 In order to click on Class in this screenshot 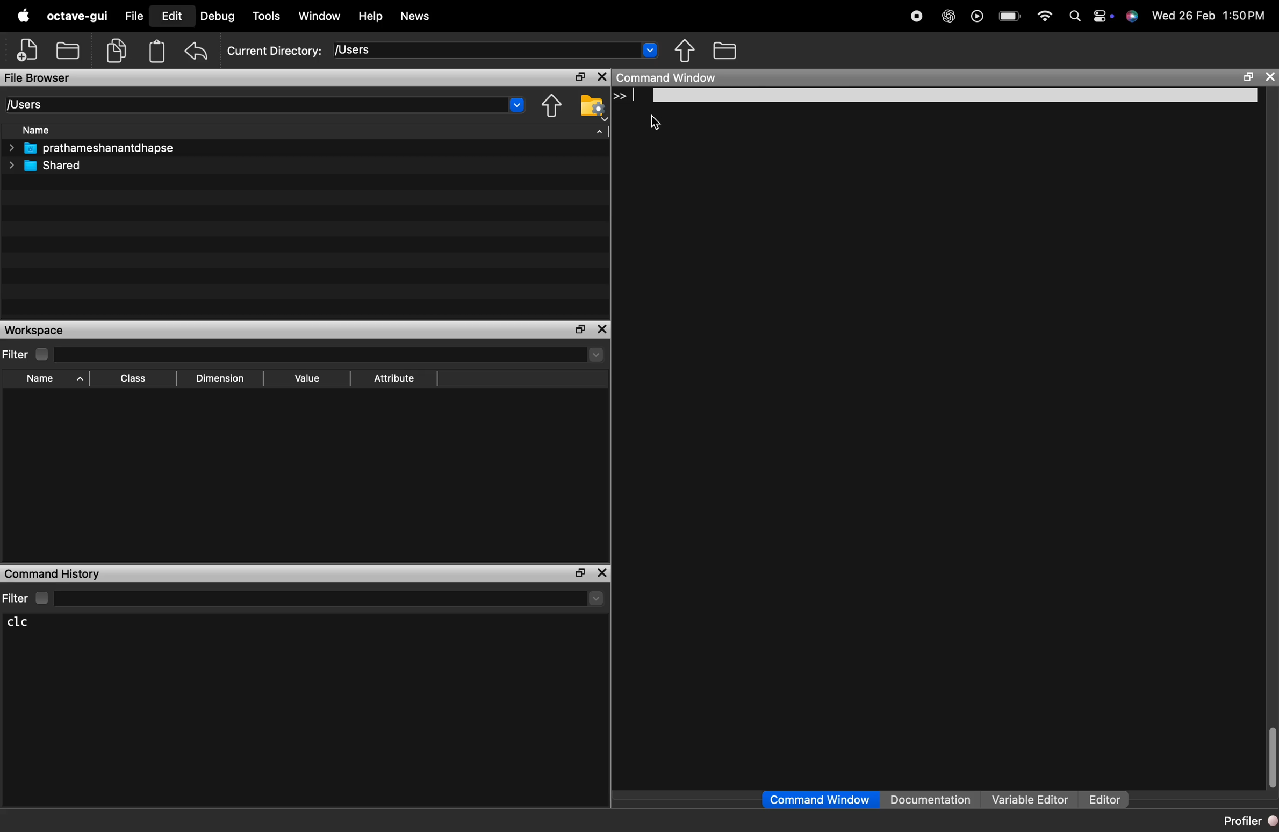, I will do `click(134, 380)`.